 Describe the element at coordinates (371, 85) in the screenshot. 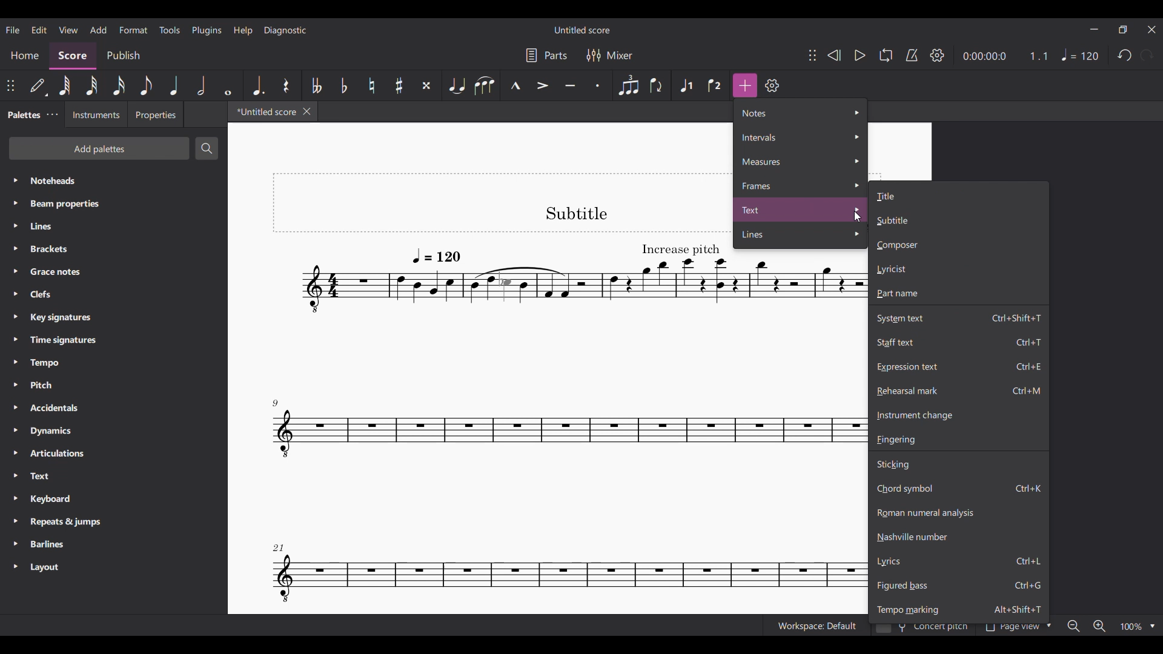

I see `Toggle natural` at that location.